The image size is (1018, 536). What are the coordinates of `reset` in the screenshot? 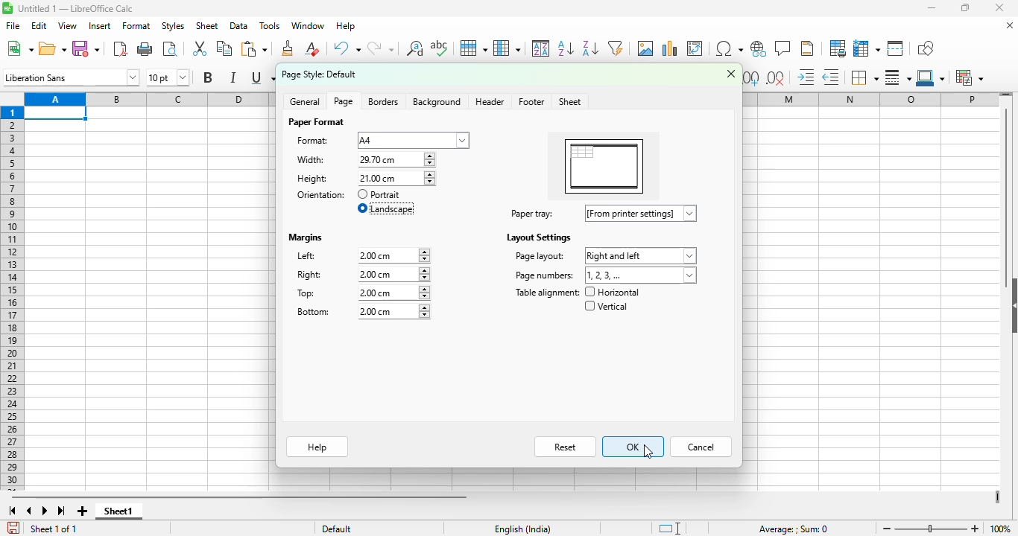 It's located at (566, 447).